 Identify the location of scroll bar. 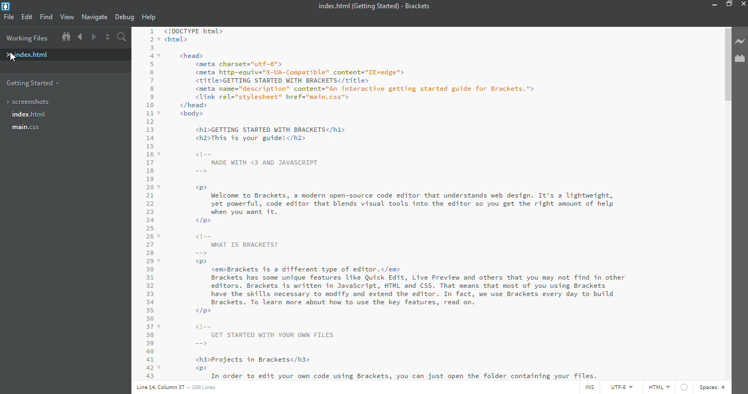
(726, 65).